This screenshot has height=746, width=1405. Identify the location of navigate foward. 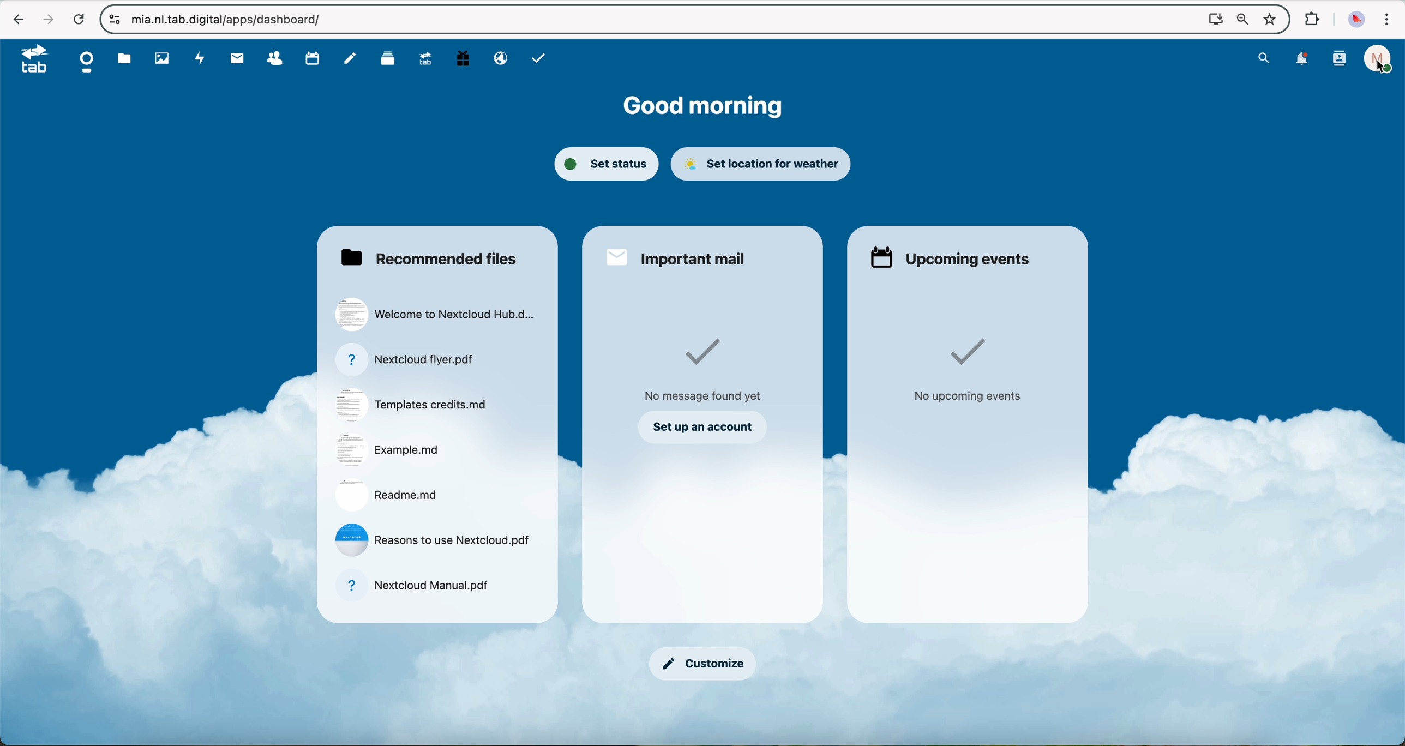
(45, 17).